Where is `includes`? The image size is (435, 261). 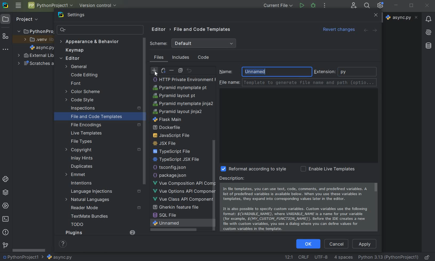
includes is located at coordinates (181, 58).